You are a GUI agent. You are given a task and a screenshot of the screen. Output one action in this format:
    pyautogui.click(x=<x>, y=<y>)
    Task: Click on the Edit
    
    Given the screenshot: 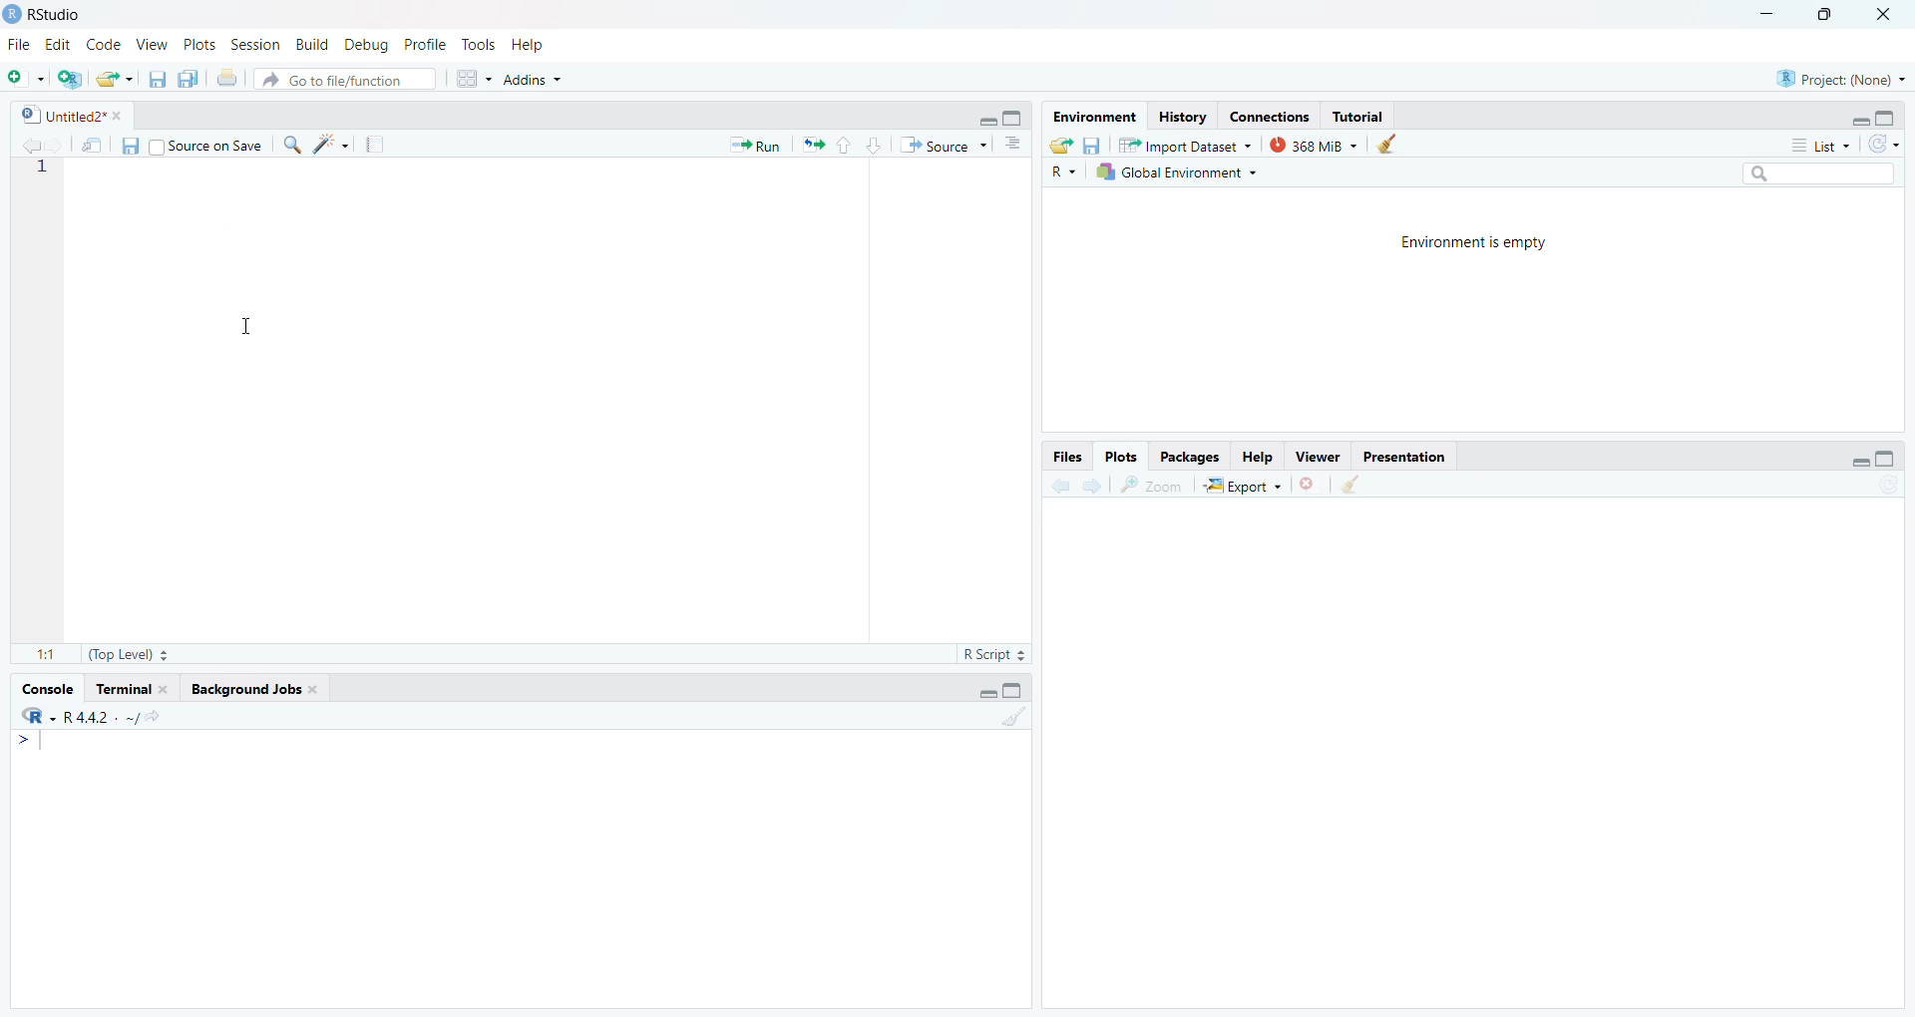 What is the action you would take?
    pyautogui.click(x=60, y=44)
    